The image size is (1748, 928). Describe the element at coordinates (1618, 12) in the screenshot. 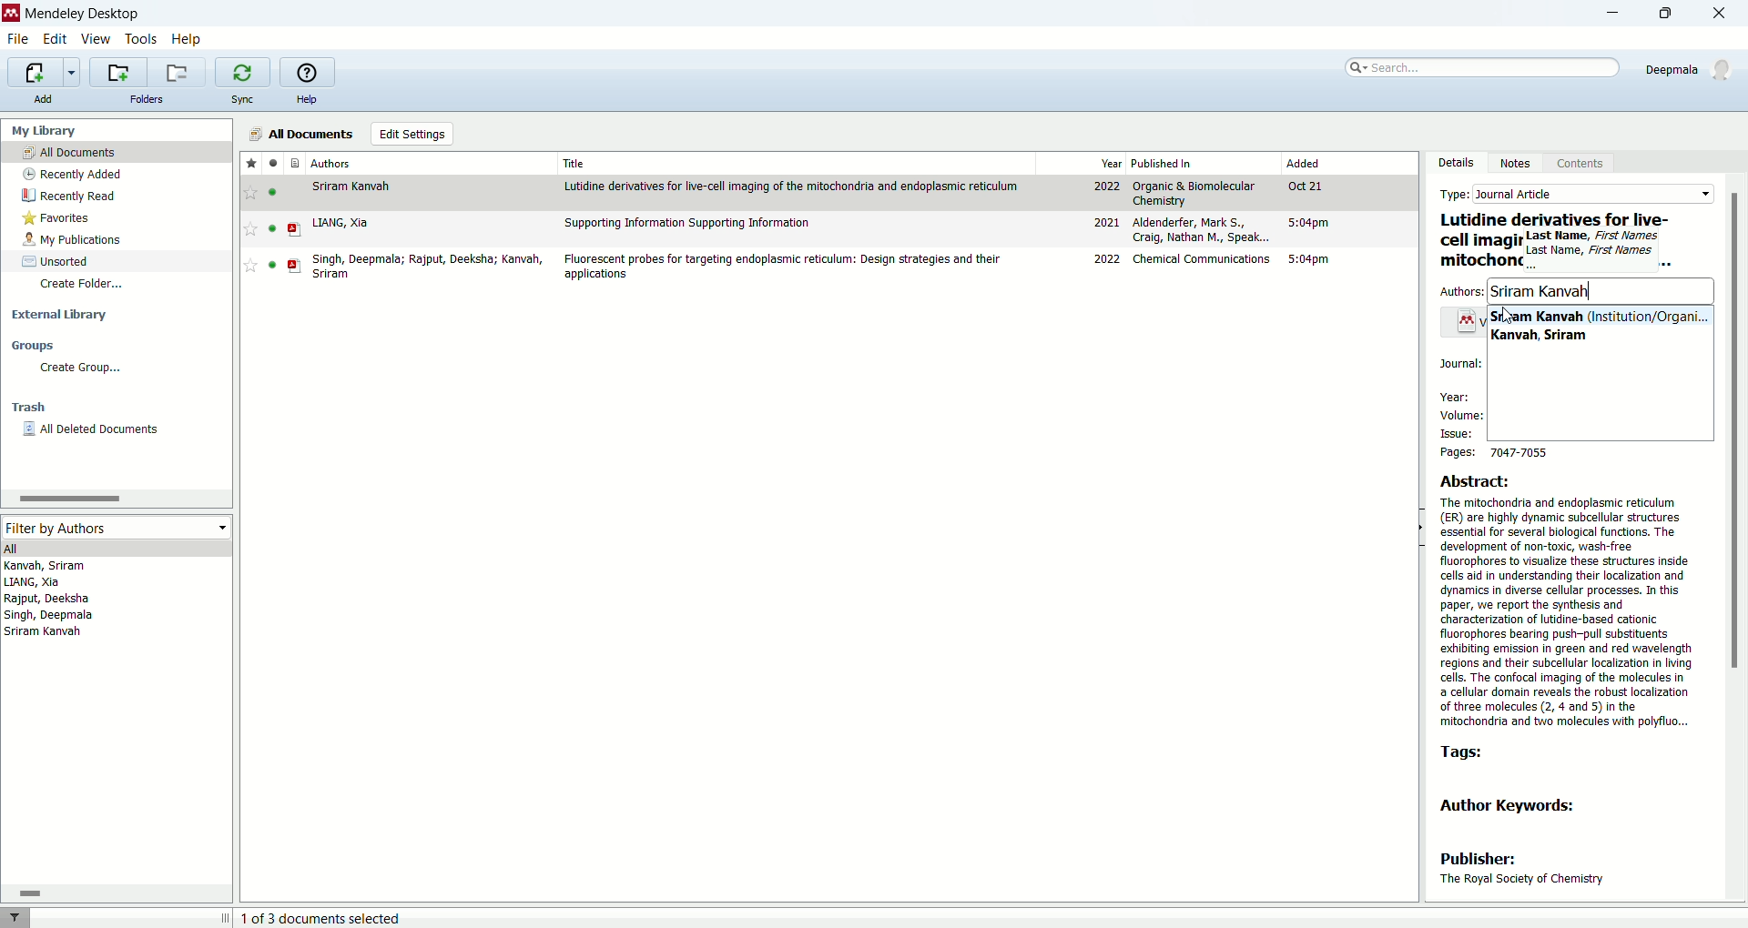

I see `minimize` at that location.